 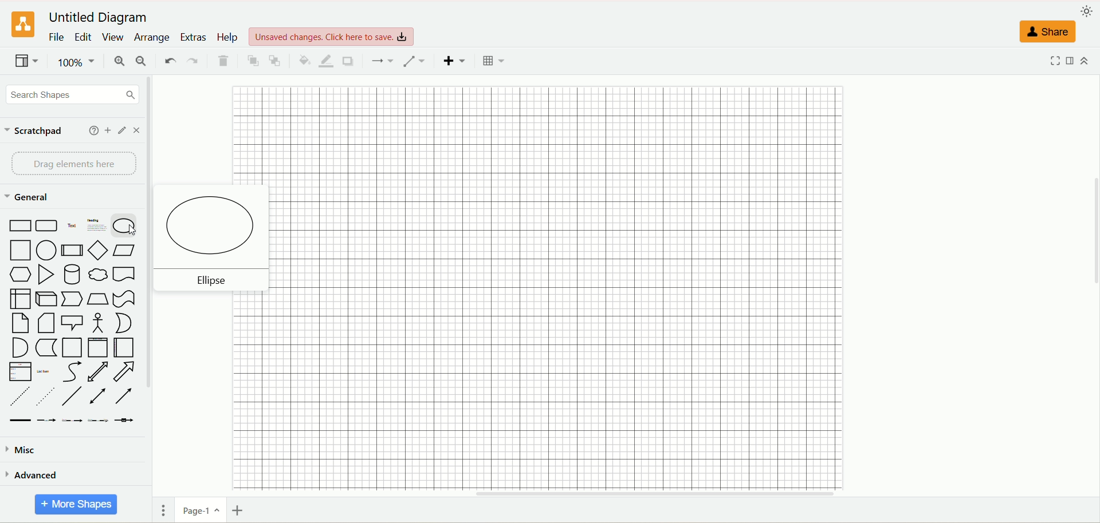 What do you see at coordinates (46, 373) in the screenshot?
I see `list items` at bounding box center [46, 373].